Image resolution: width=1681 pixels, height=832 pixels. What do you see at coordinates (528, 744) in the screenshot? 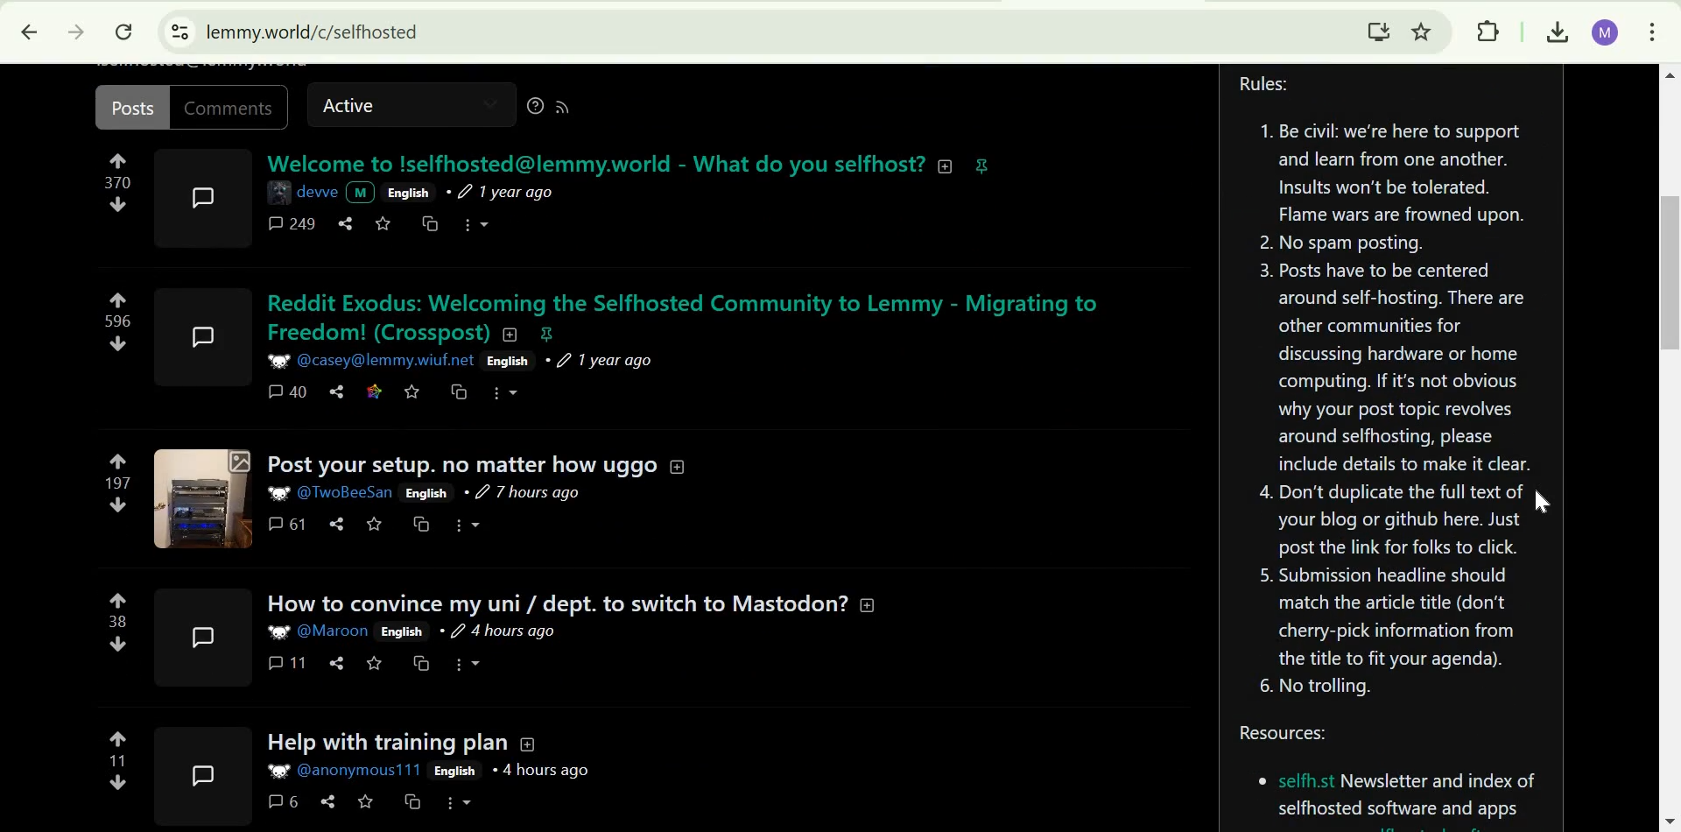
I see `Collapse` at bounding box center [528, 744].